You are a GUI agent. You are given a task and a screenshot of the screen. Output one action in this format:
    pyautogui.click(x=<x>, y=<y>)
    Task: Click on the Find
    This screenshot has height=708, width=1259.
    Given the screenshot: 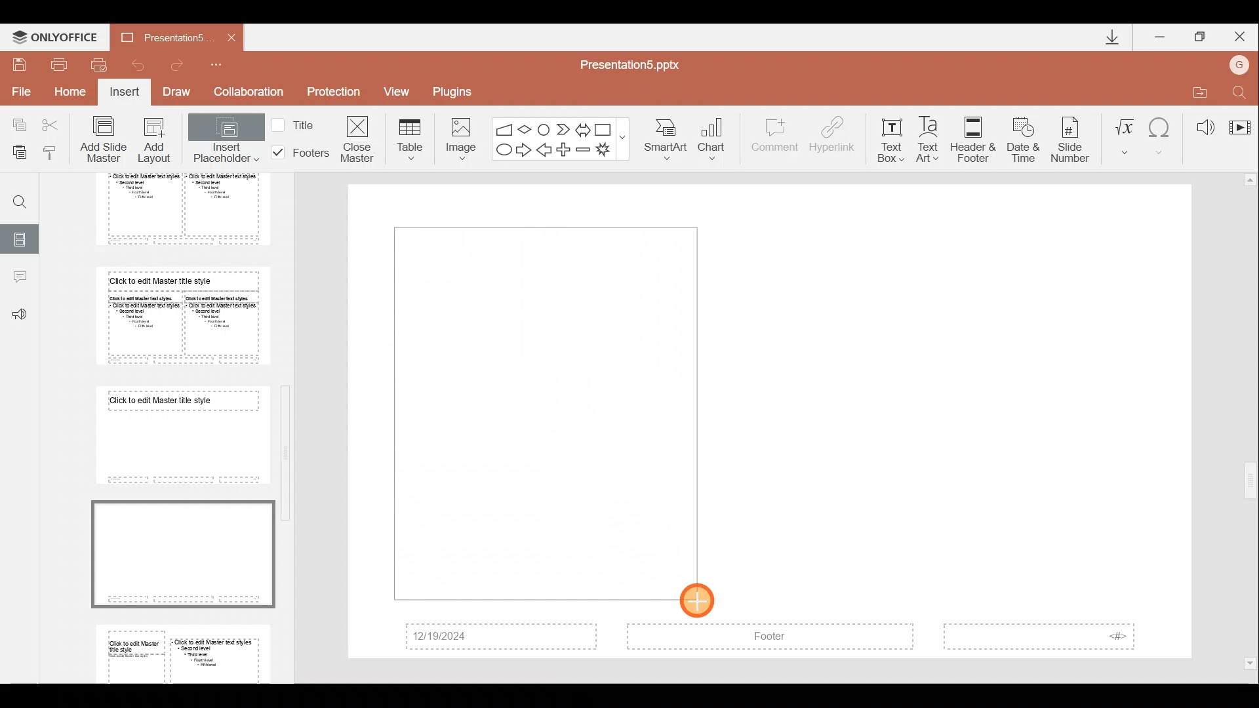 What is the action you would take?
    pyautogui.click(x=1241, y=90)
    